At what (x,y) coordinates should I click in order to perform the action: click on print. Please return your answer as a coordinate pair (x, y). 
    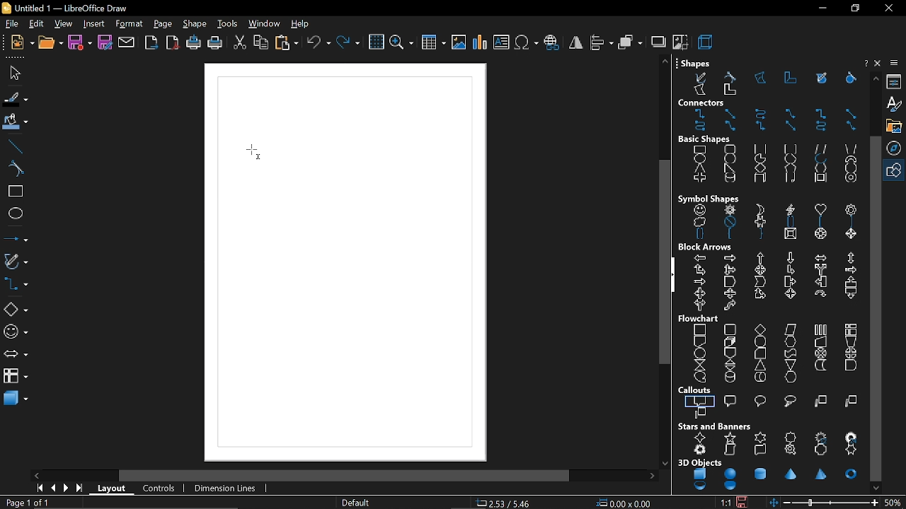
    Looking at the image, I should click on (216, 44).